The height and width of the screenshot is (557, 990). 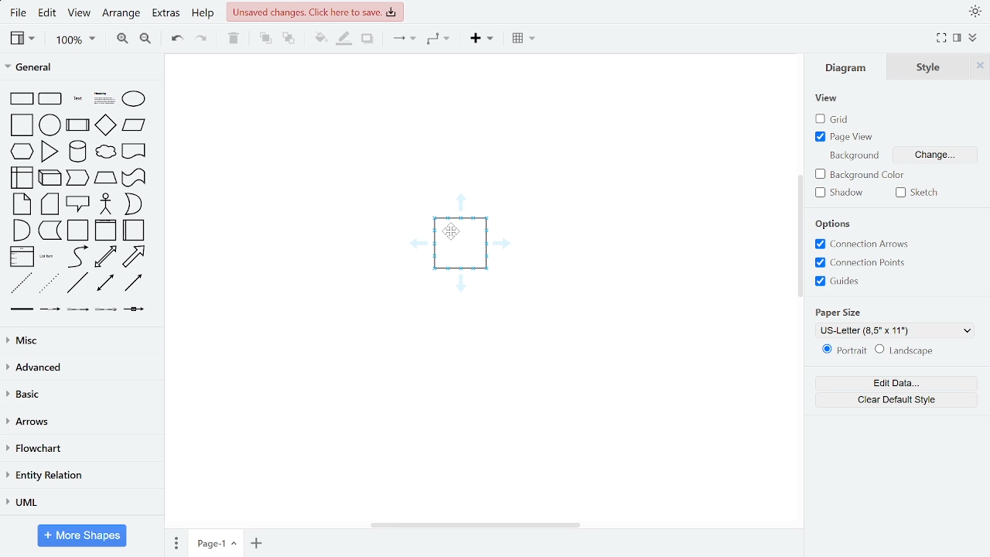 I want to click on change background, so click(x=944, y=156).